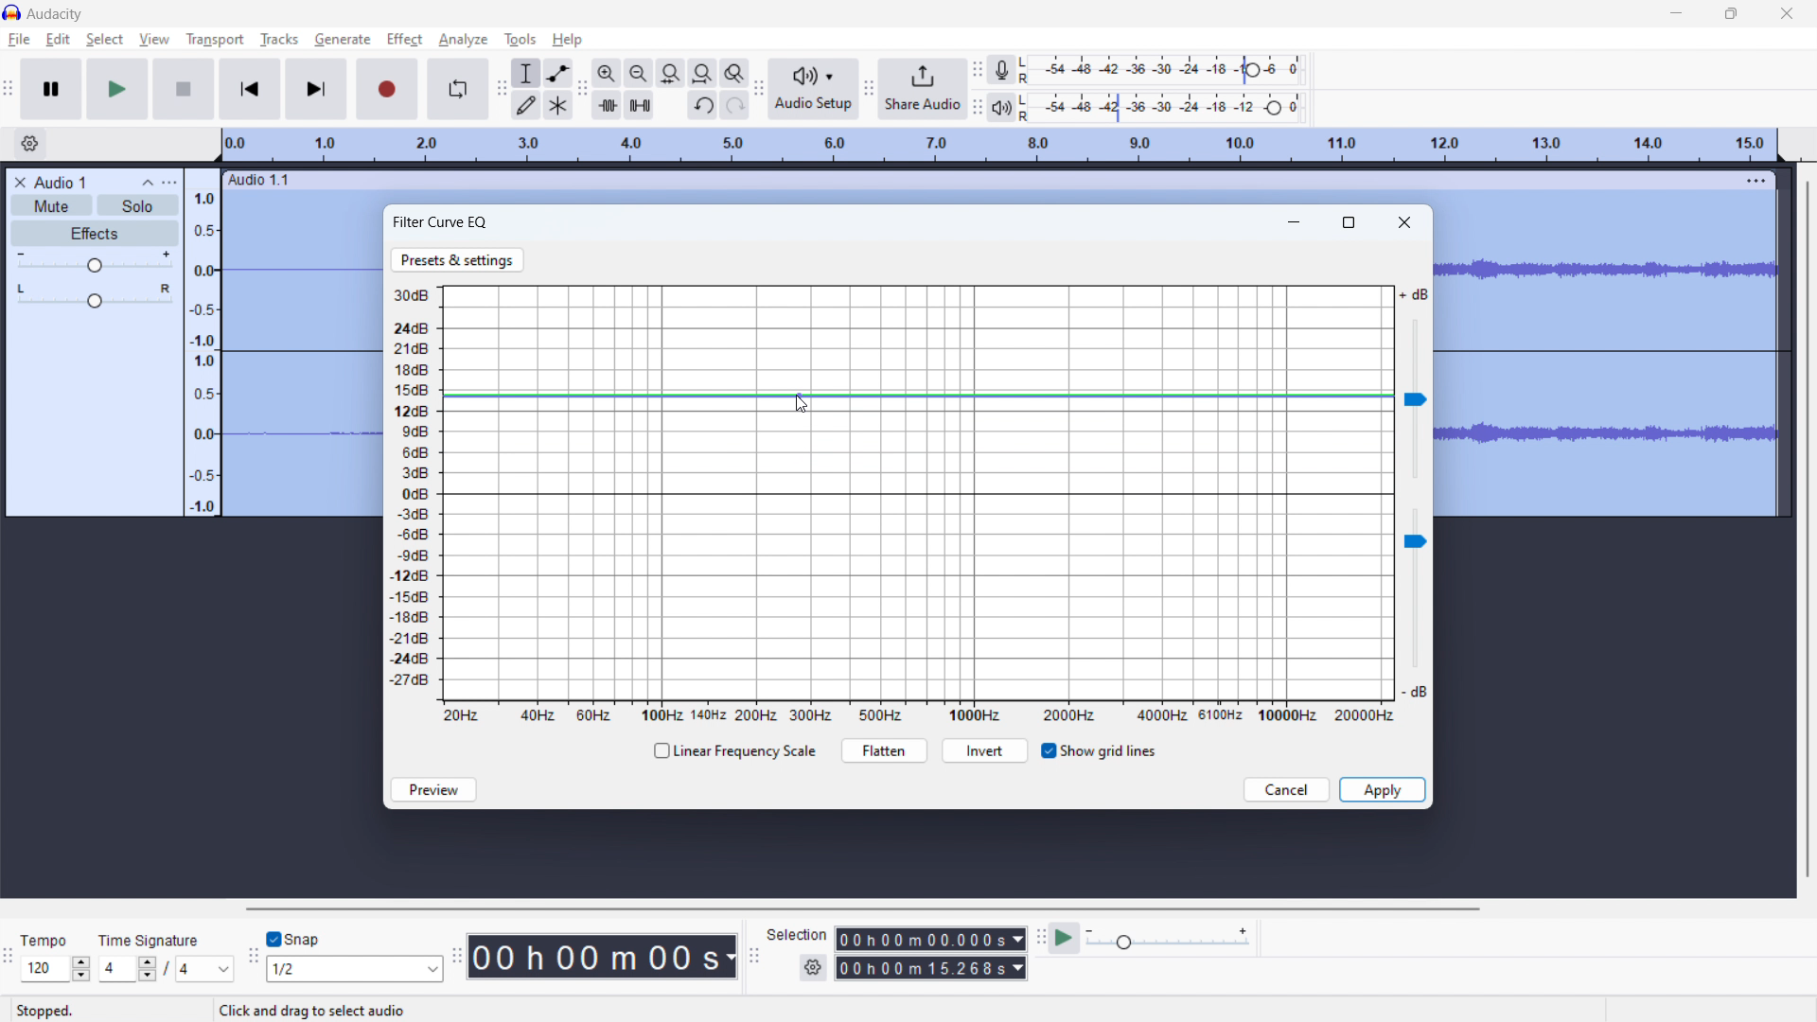 This screenshot has height=1022, width=1817. What do you see at coordinates (55, 941) in the screenshot?
I see `Tempo` at bounding box center [55, 941].